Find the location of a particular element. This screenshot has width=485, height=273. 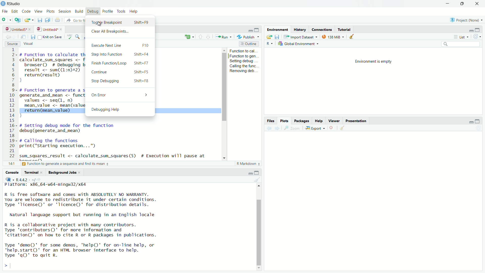

Execute Next Line is located at coordinates (120, 45).